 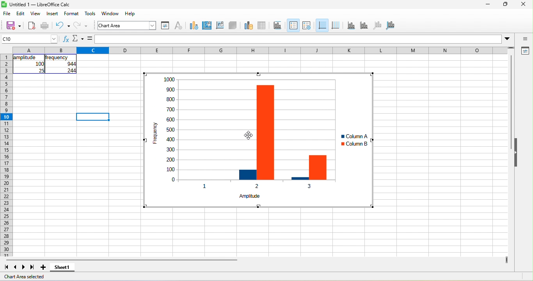 What do you see at coordinates (36, 13) in the screenshot?
I see `view` at bounding box center [36, 13].